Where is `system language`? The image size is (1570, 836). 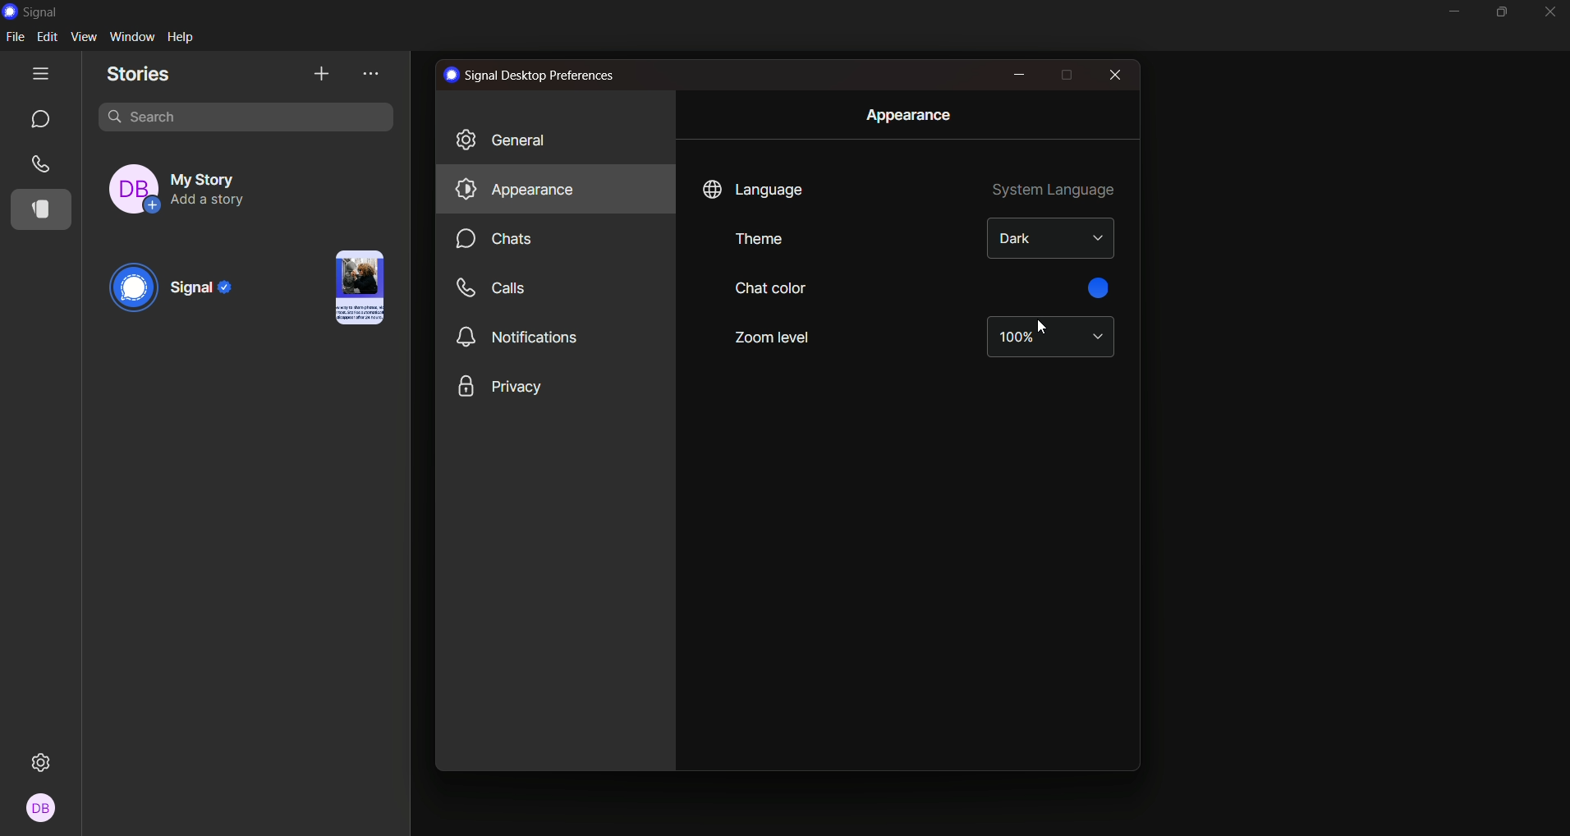
system language is located at coordinates (1056, 191).